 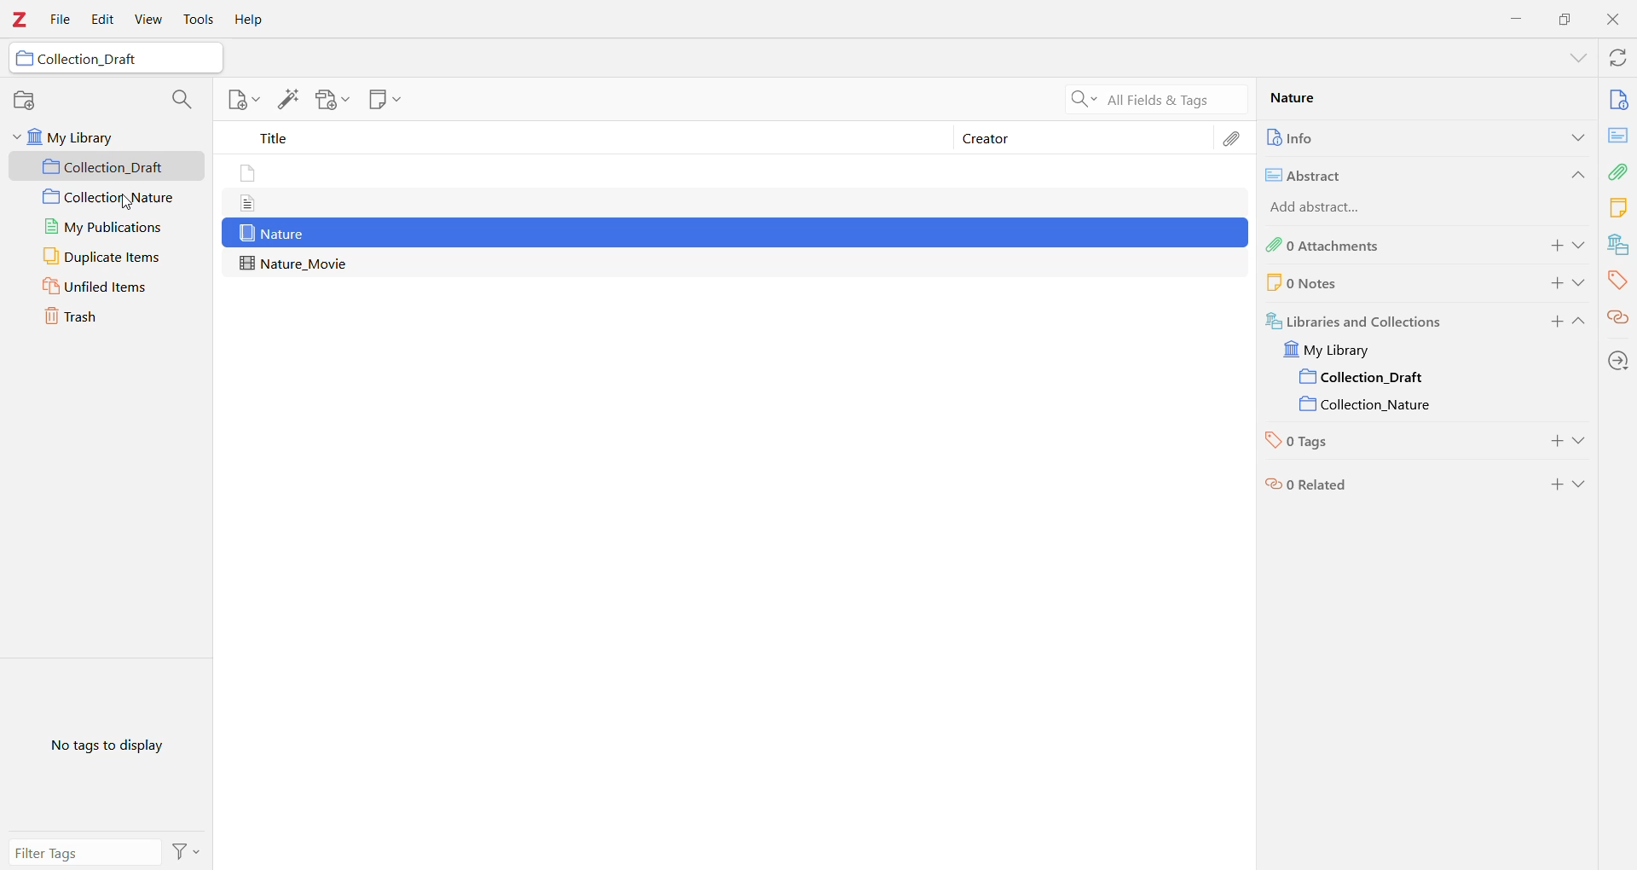 What do you see at coordinates (1367, 402) in the screenshot?
I see `Collection_nature` at bounding box center [1367, 402].